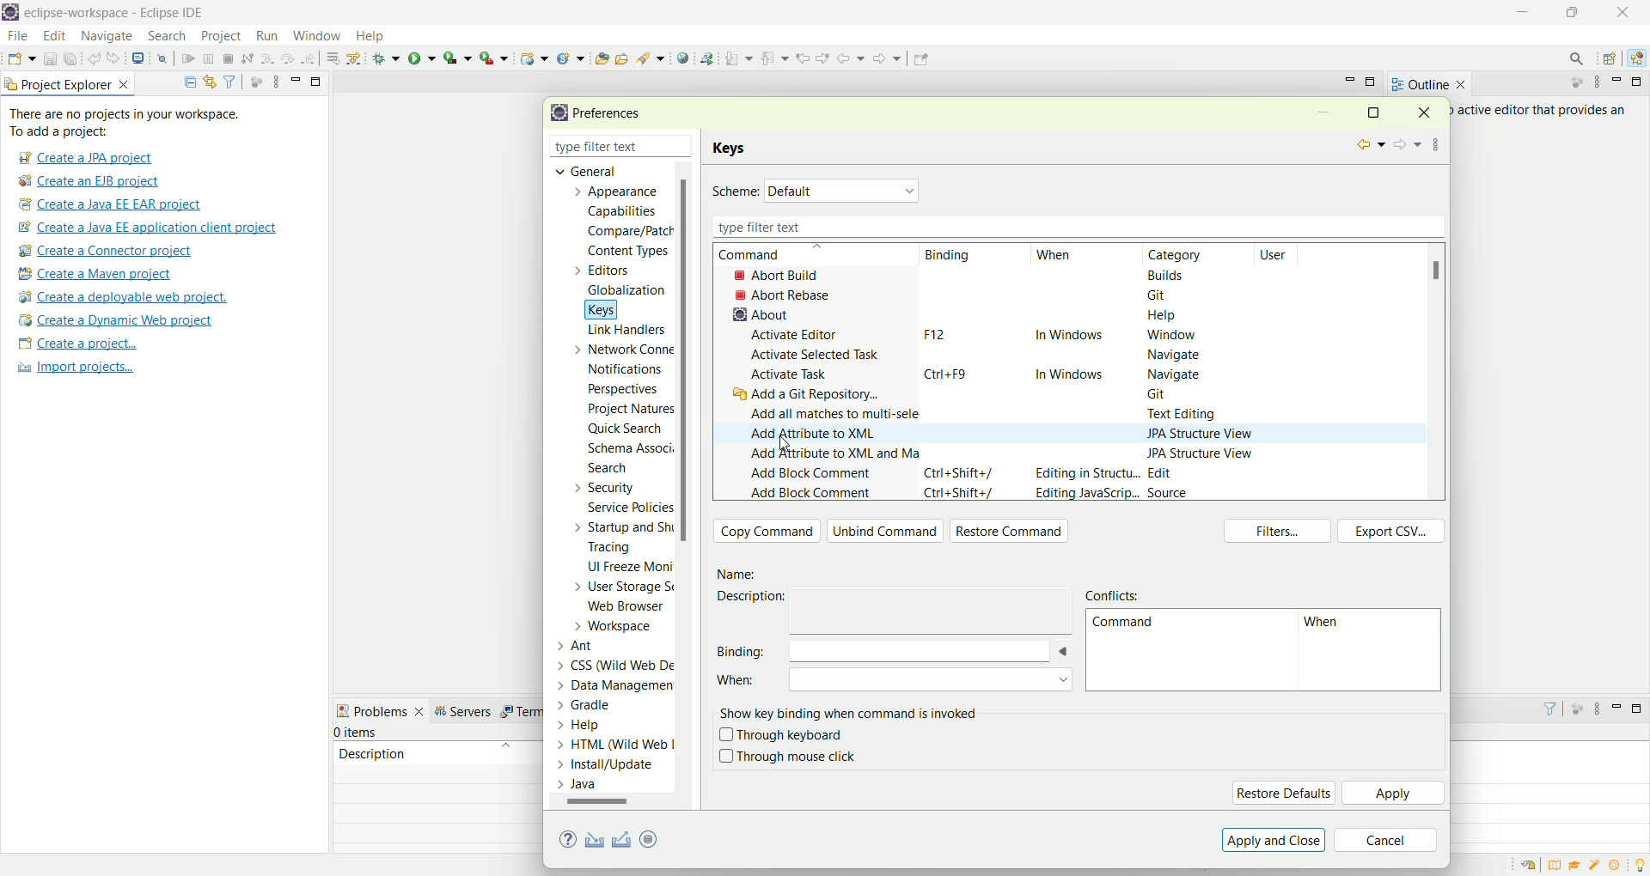 The image size is (1650, 876). What do you see at coordinates (806, 58) in the screenshot?
I see `previous edit location` at bounding box center [806, 58].